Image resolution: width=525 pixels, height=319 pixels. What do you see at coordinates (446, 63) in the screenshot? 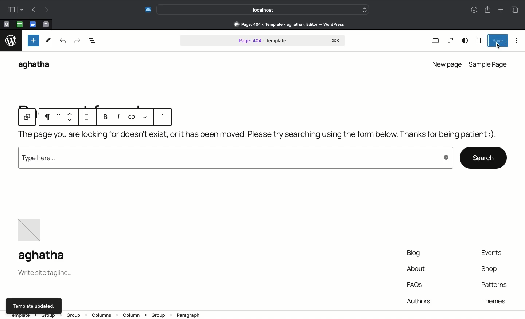
I see `New page` at bounding box center [446, 63].